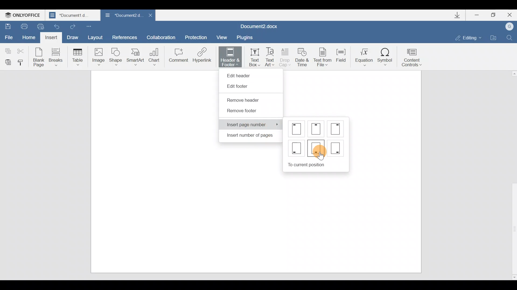 The height and width of the screenshot is (290, 517). What do you see at coordinates (240, 86) in the screenshot?
I see `Edit footer` at bounding box center [240, 86].